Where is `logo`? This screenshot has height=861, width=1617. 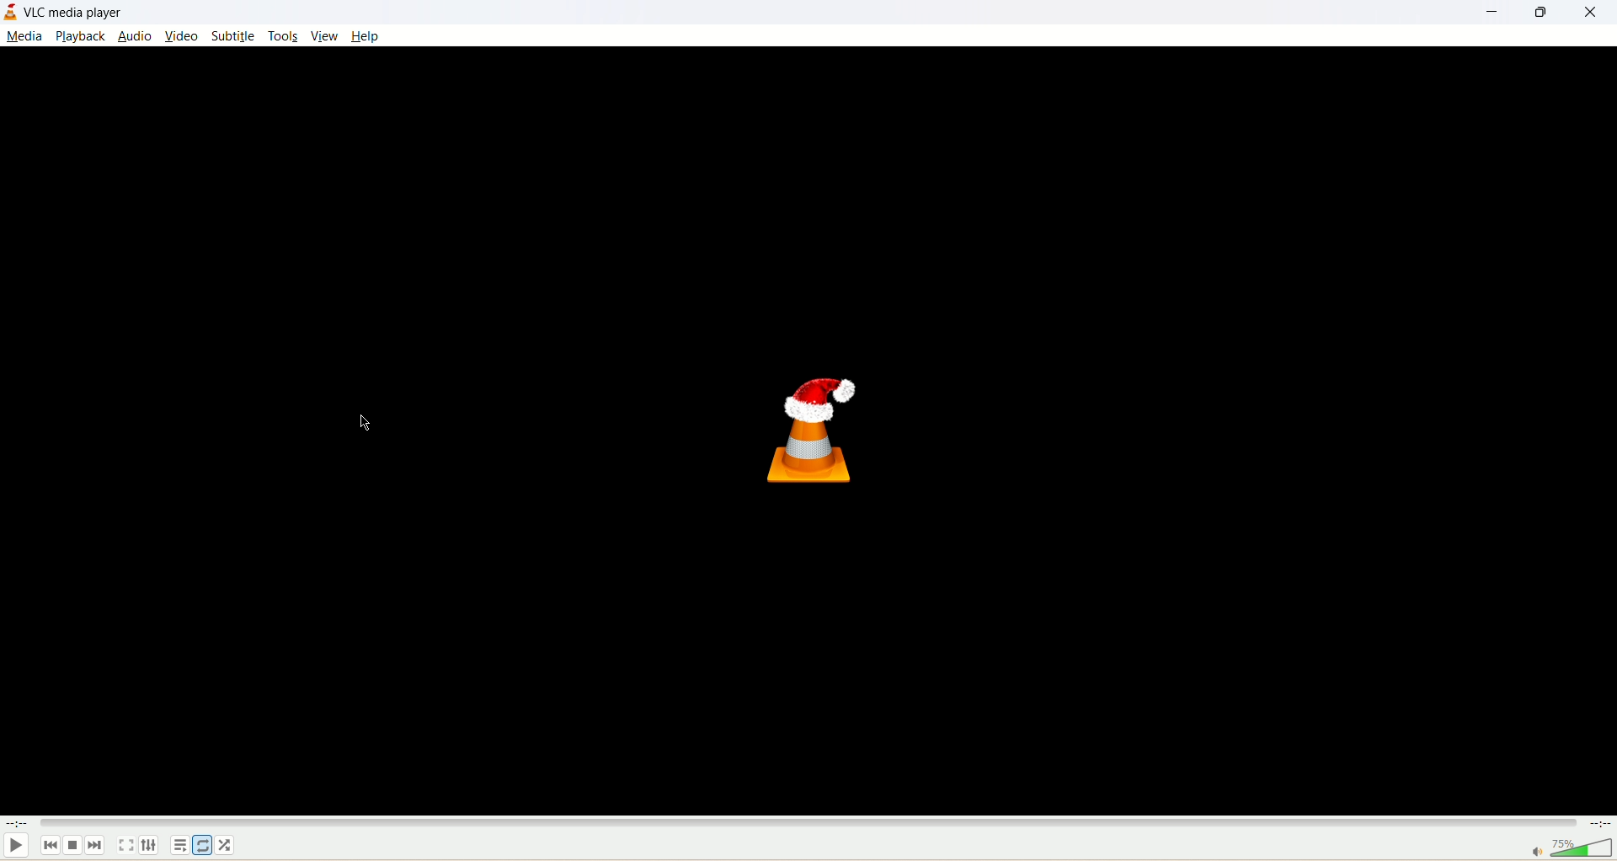 logo is located at coordinates (11, 12).